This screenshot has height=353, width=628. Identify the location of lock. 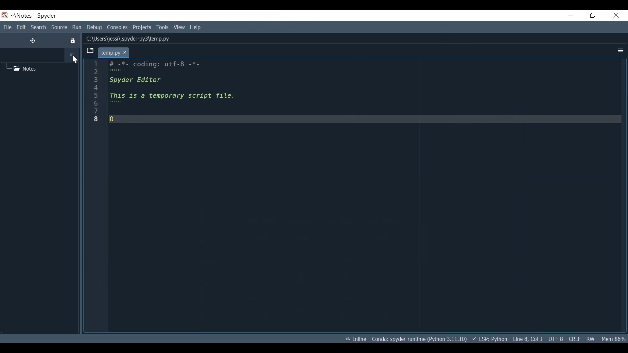
(73, 41).